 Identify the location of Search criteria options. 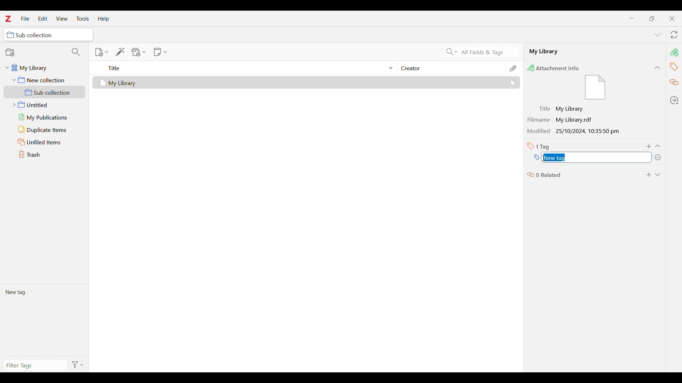
(452, 51).